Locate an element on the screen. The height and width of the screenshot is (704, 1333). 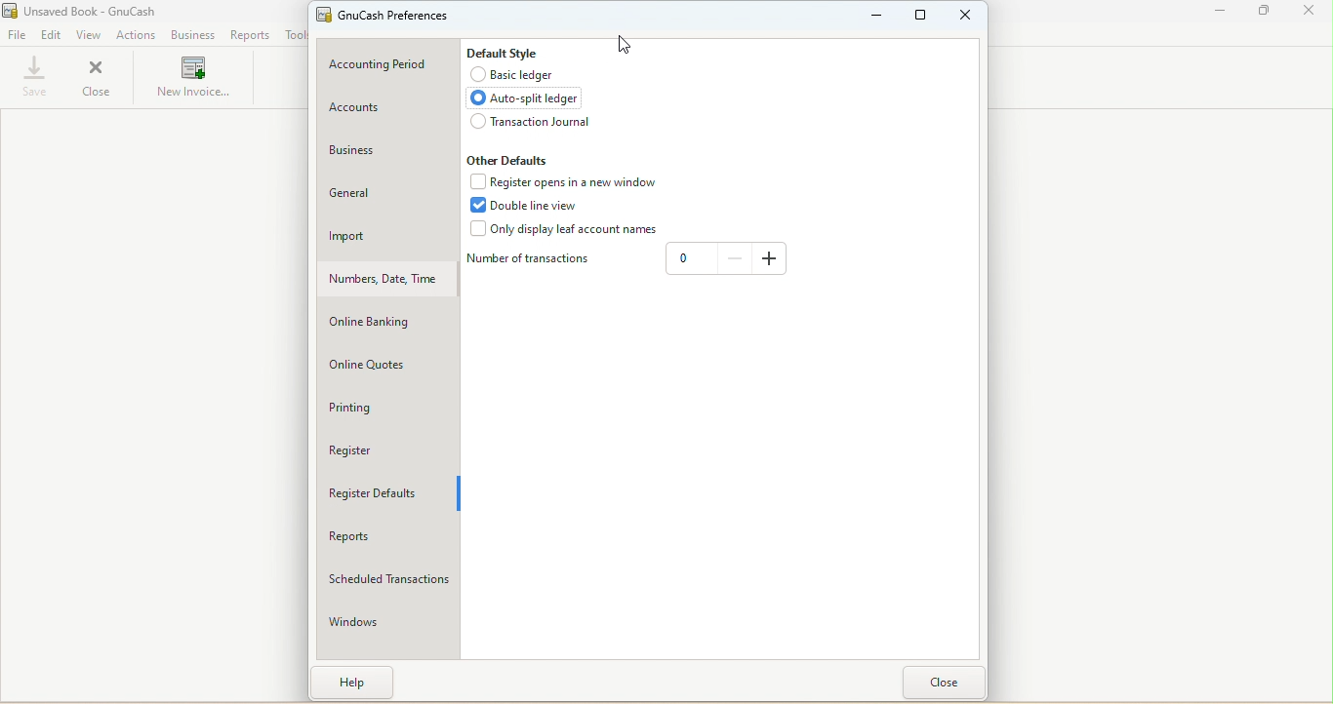
Register is located at coordinates (384, 449).